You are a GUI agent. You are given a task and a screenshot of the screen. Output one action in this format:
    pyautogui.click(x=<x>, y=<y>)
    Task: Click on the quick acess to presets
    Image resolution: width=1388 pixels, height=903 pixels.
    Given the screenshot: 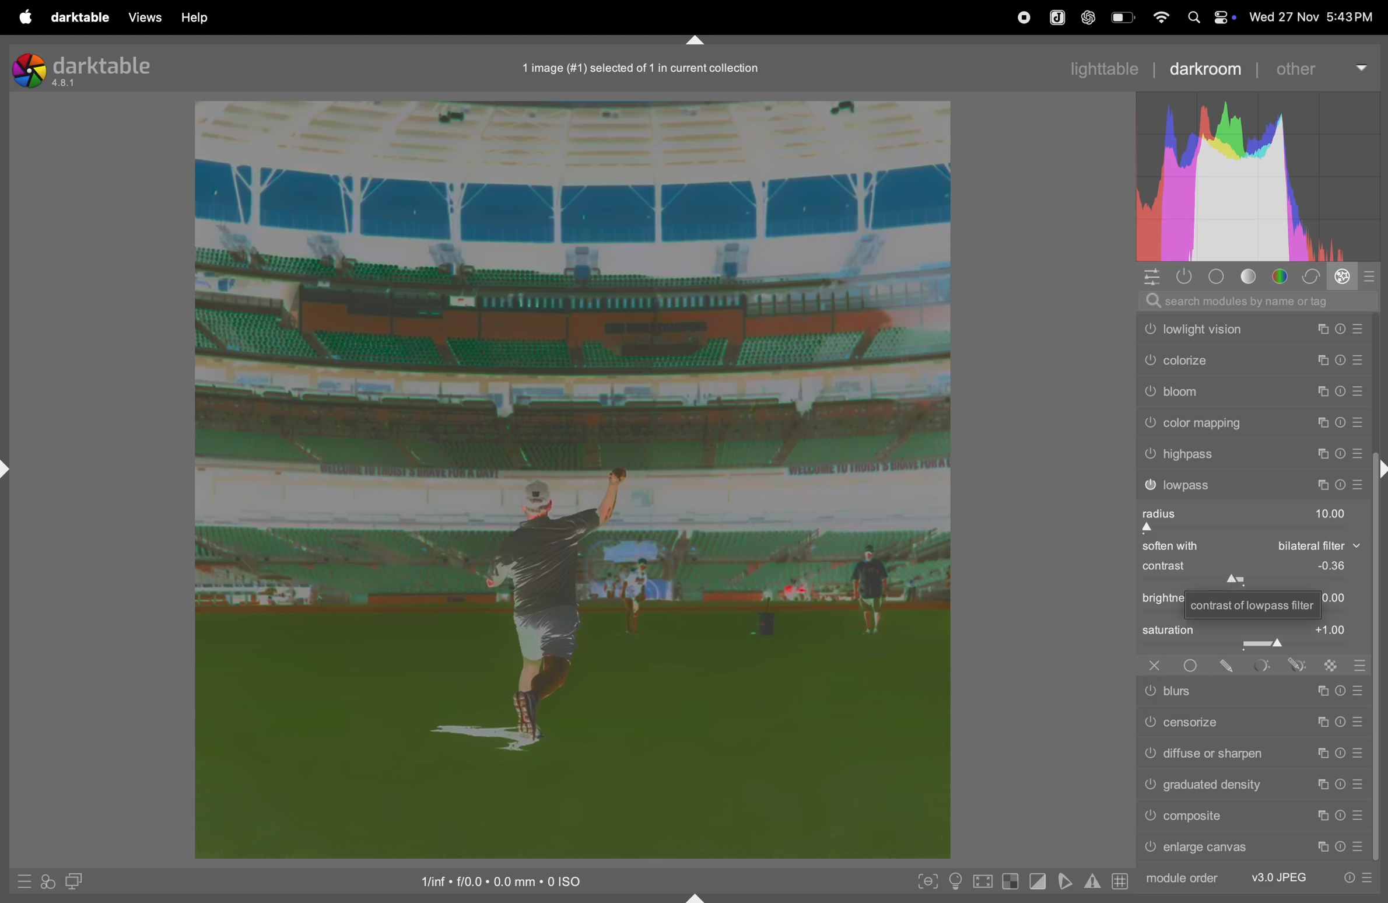 What is the action you would take?
    pyautogui.click(x=19, y=881)
    